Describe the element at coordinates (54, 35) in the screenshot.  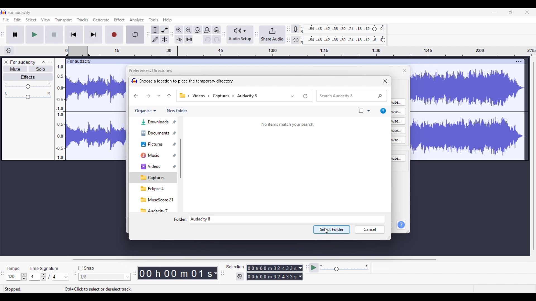
I see `Stop` at that location.